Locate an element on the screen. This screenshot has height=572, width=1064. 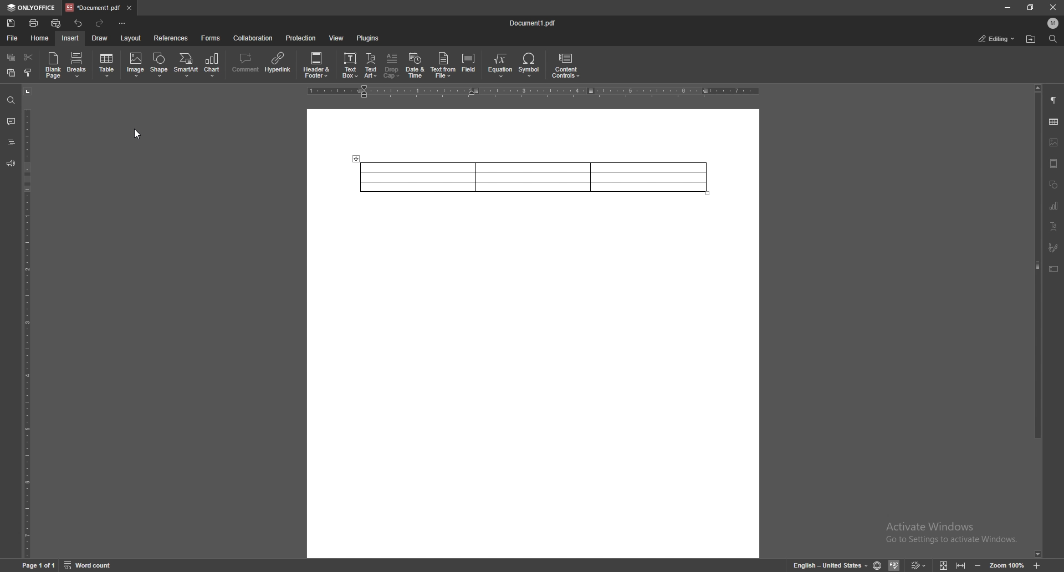
save is located at coordinates (12, 23).